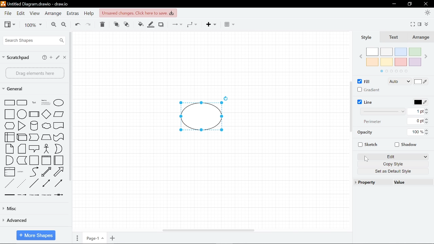 The image size is (434, 244). What do you see at coordinates (22, 149) in the screenshot?
I see `card` at bounding box center [22, 149].